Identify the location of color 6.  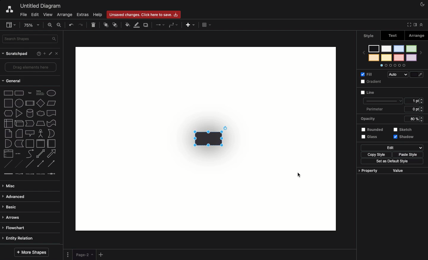
(386, 58).